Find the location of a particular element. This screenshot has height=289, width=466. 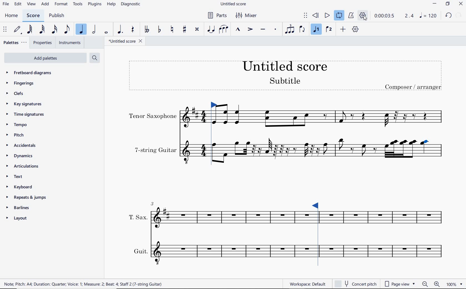

HALF NOTE is located at coordinates (93, 30).